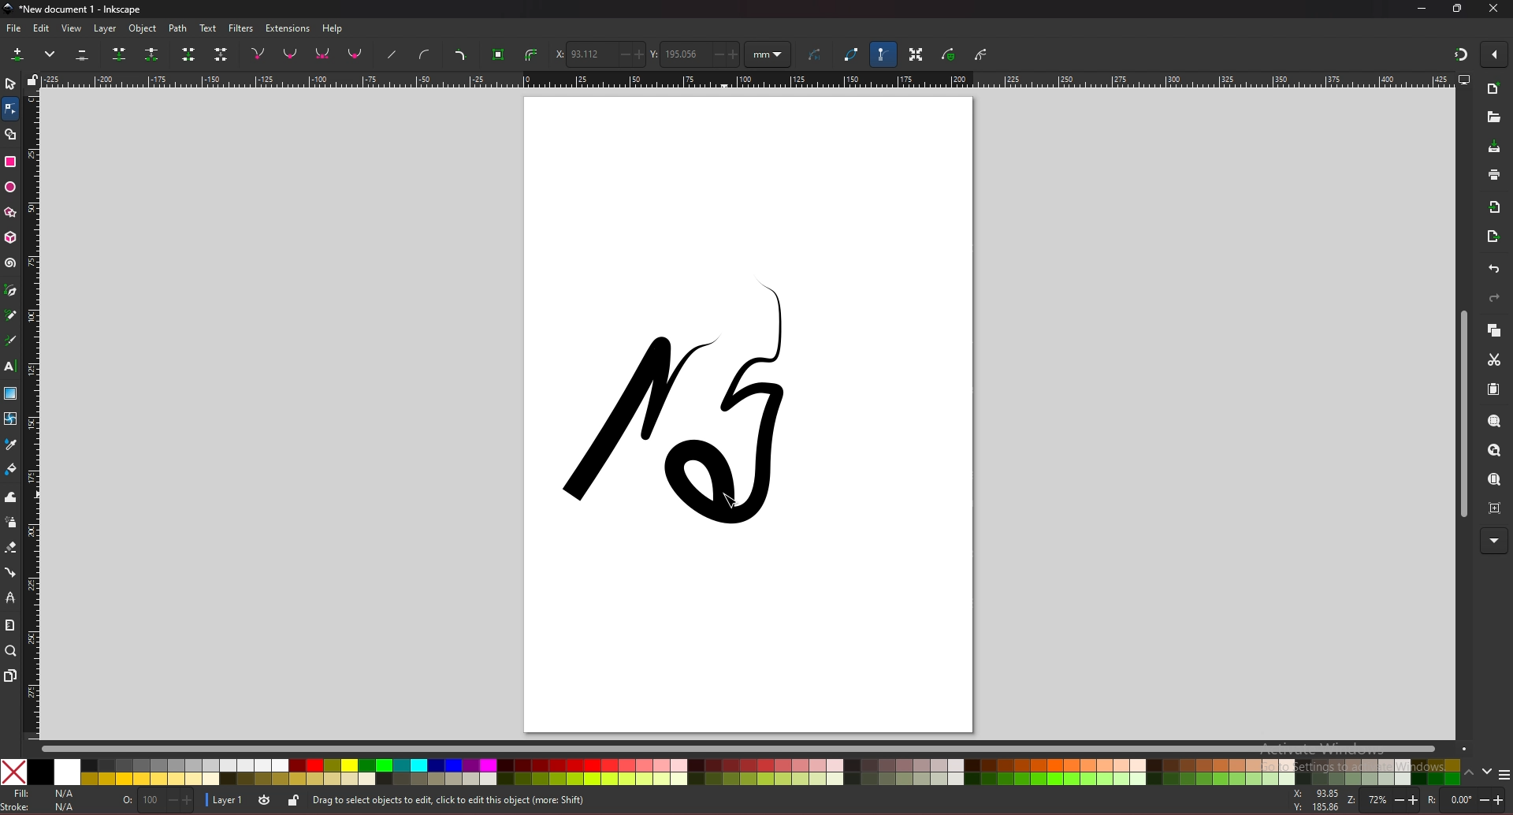 The width and height of the screenshot is (1513, 815). I want to click on add corners lpe, so click(460, 55).